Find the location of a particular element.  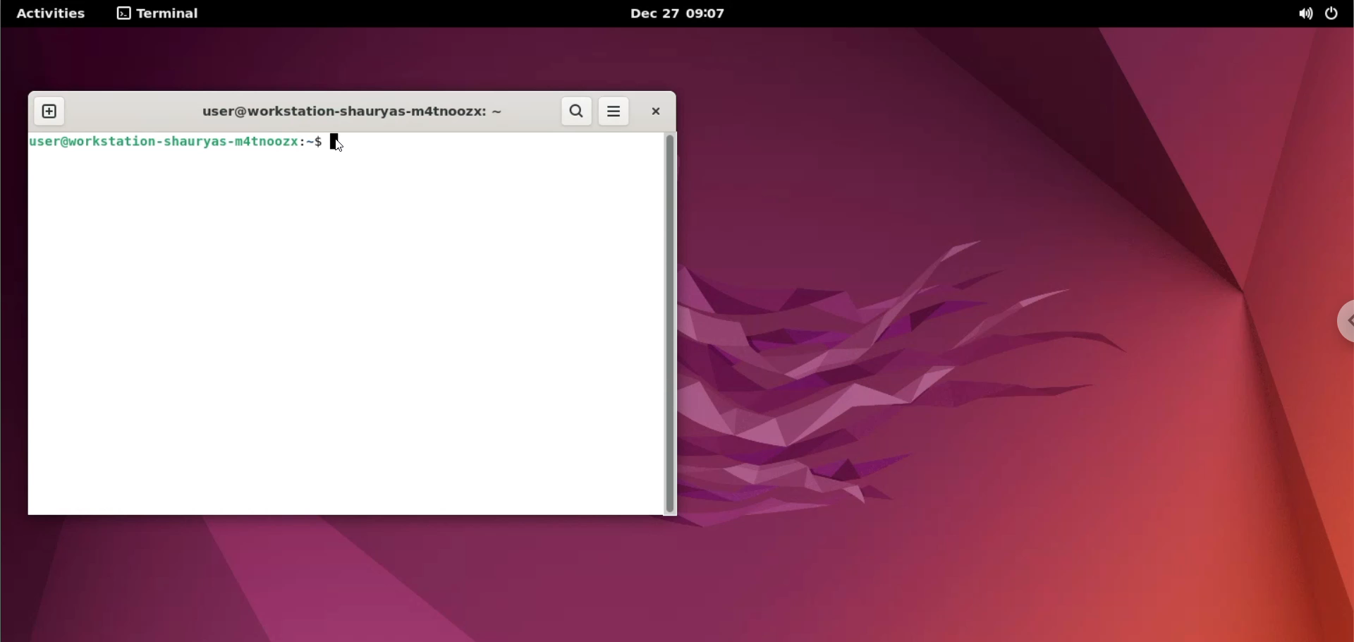

Dec 27 09:07 is located at coordinates (682, 13).